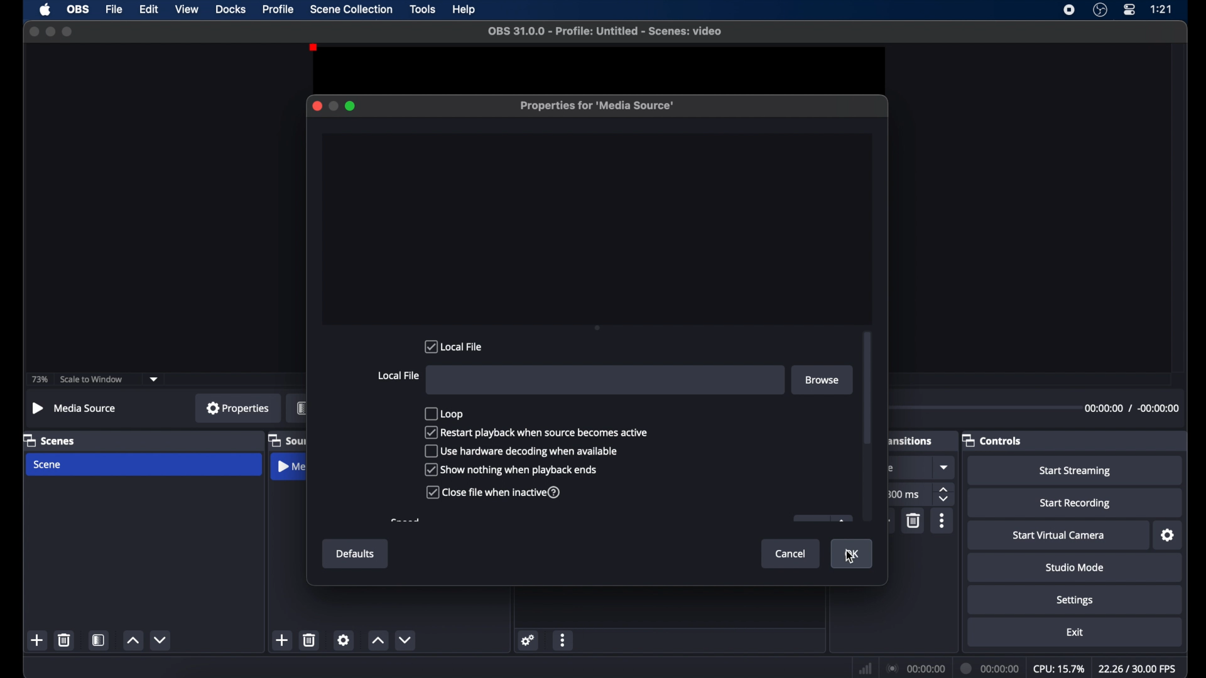  Describe the element at coordinates (398, 375) in the screenshot. I see `local file` at that location.